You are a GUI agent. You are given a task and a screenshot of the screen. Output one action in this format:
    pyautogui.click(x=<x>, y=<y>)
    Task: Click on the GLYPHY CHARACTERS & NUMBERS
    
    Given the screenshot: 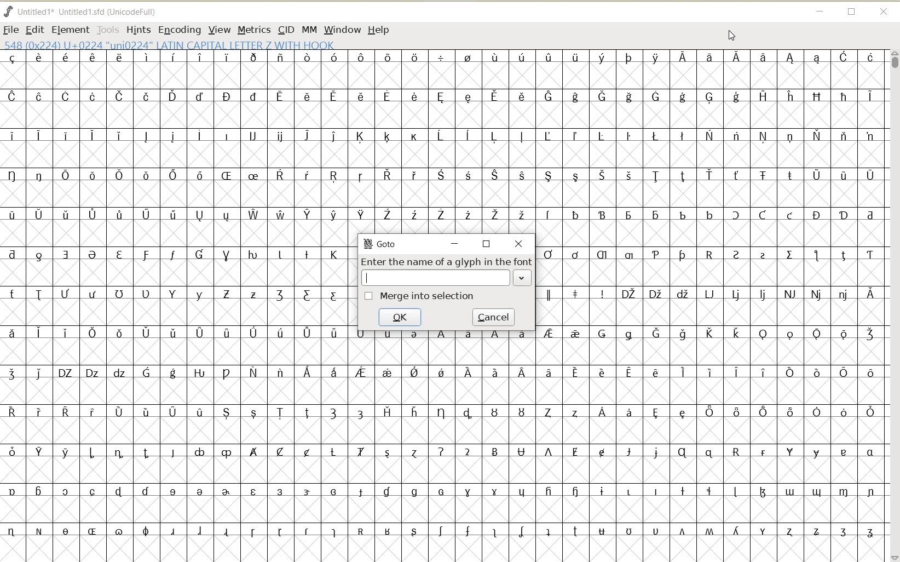 What is the action you would take?
    pyautogui.click(x=442, y=443)
    